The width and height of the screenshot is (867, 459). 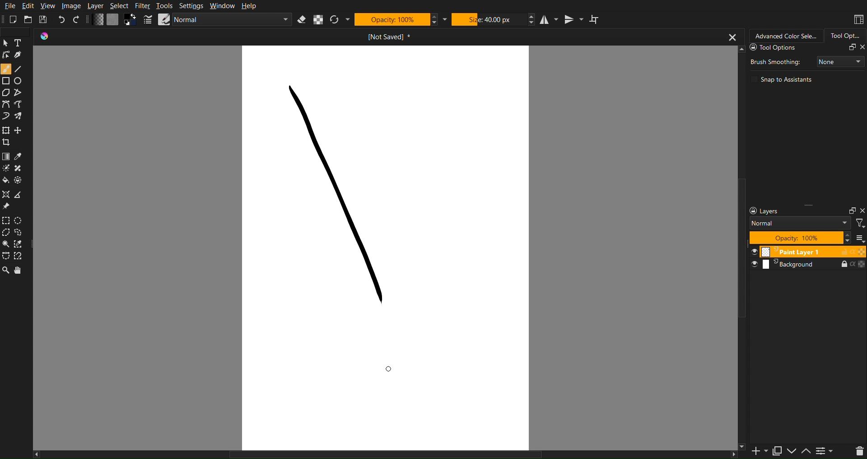 What do you see at coordinates (806, 251) in the screenshot?
I see `Layer 1` at bounding box center [806, 251].